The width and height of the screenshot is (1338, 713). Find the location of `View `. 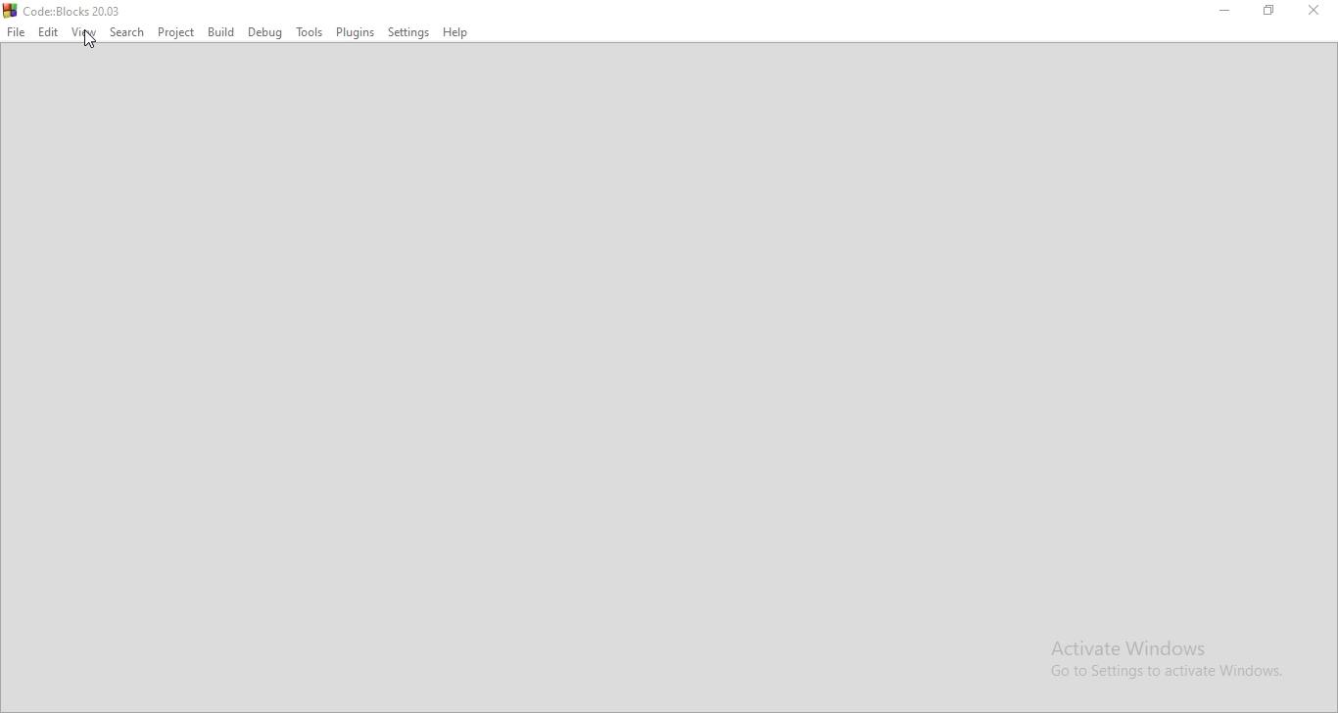

View  is located at coordinates (84, 33).